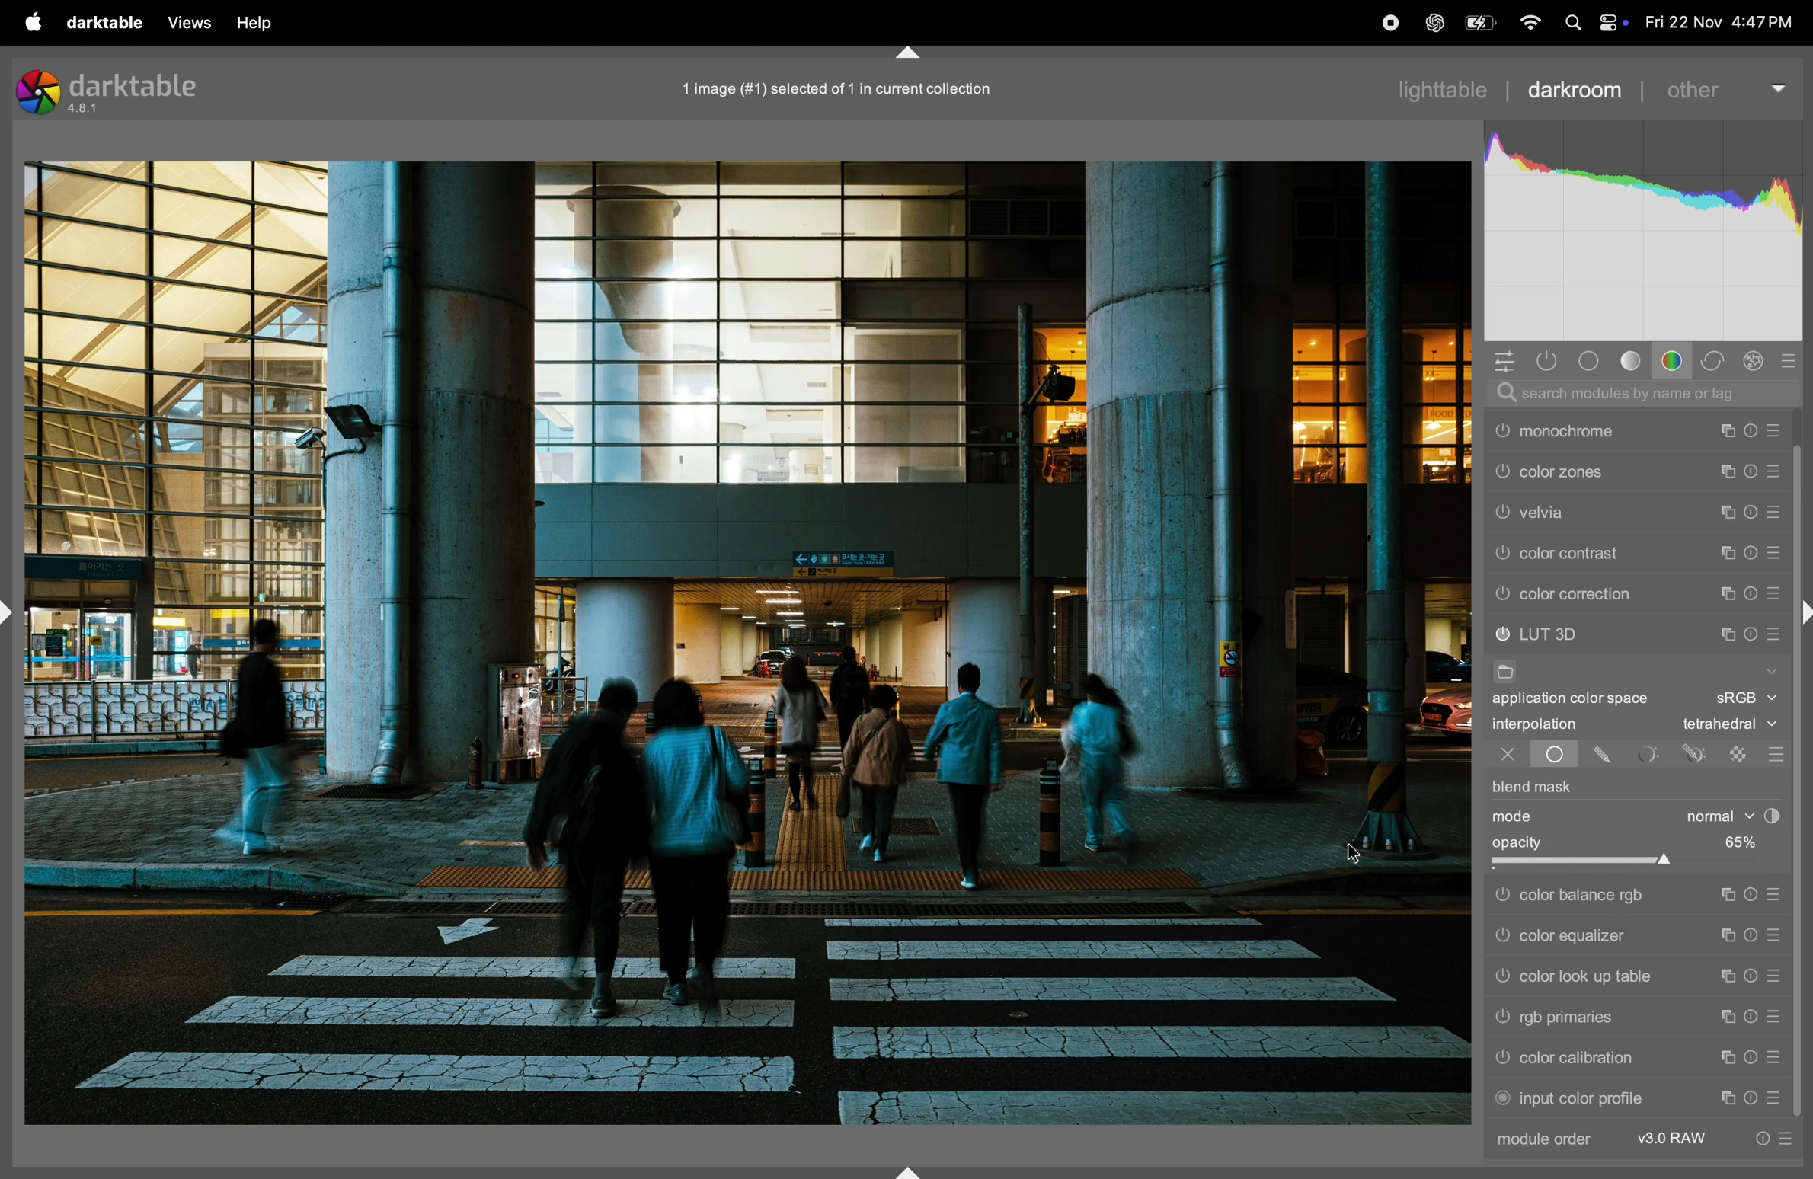  I want to click on scroll bar, so click(1802, 878).